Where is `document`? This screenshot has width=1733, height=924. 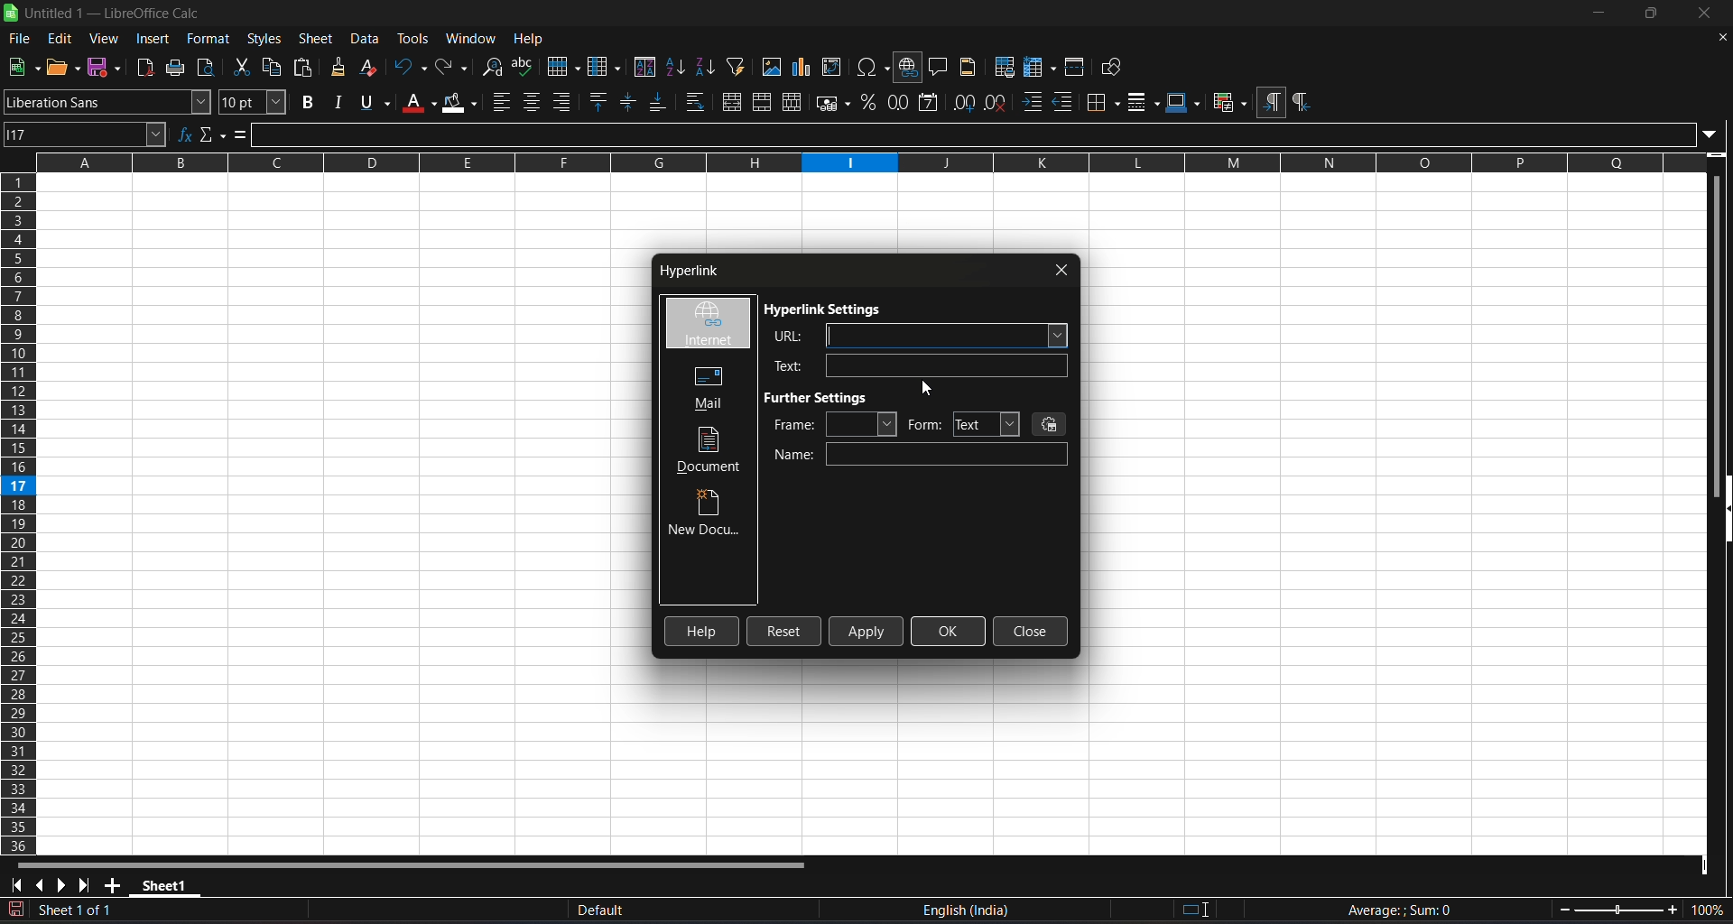 document is located at coordinates (711, 450).